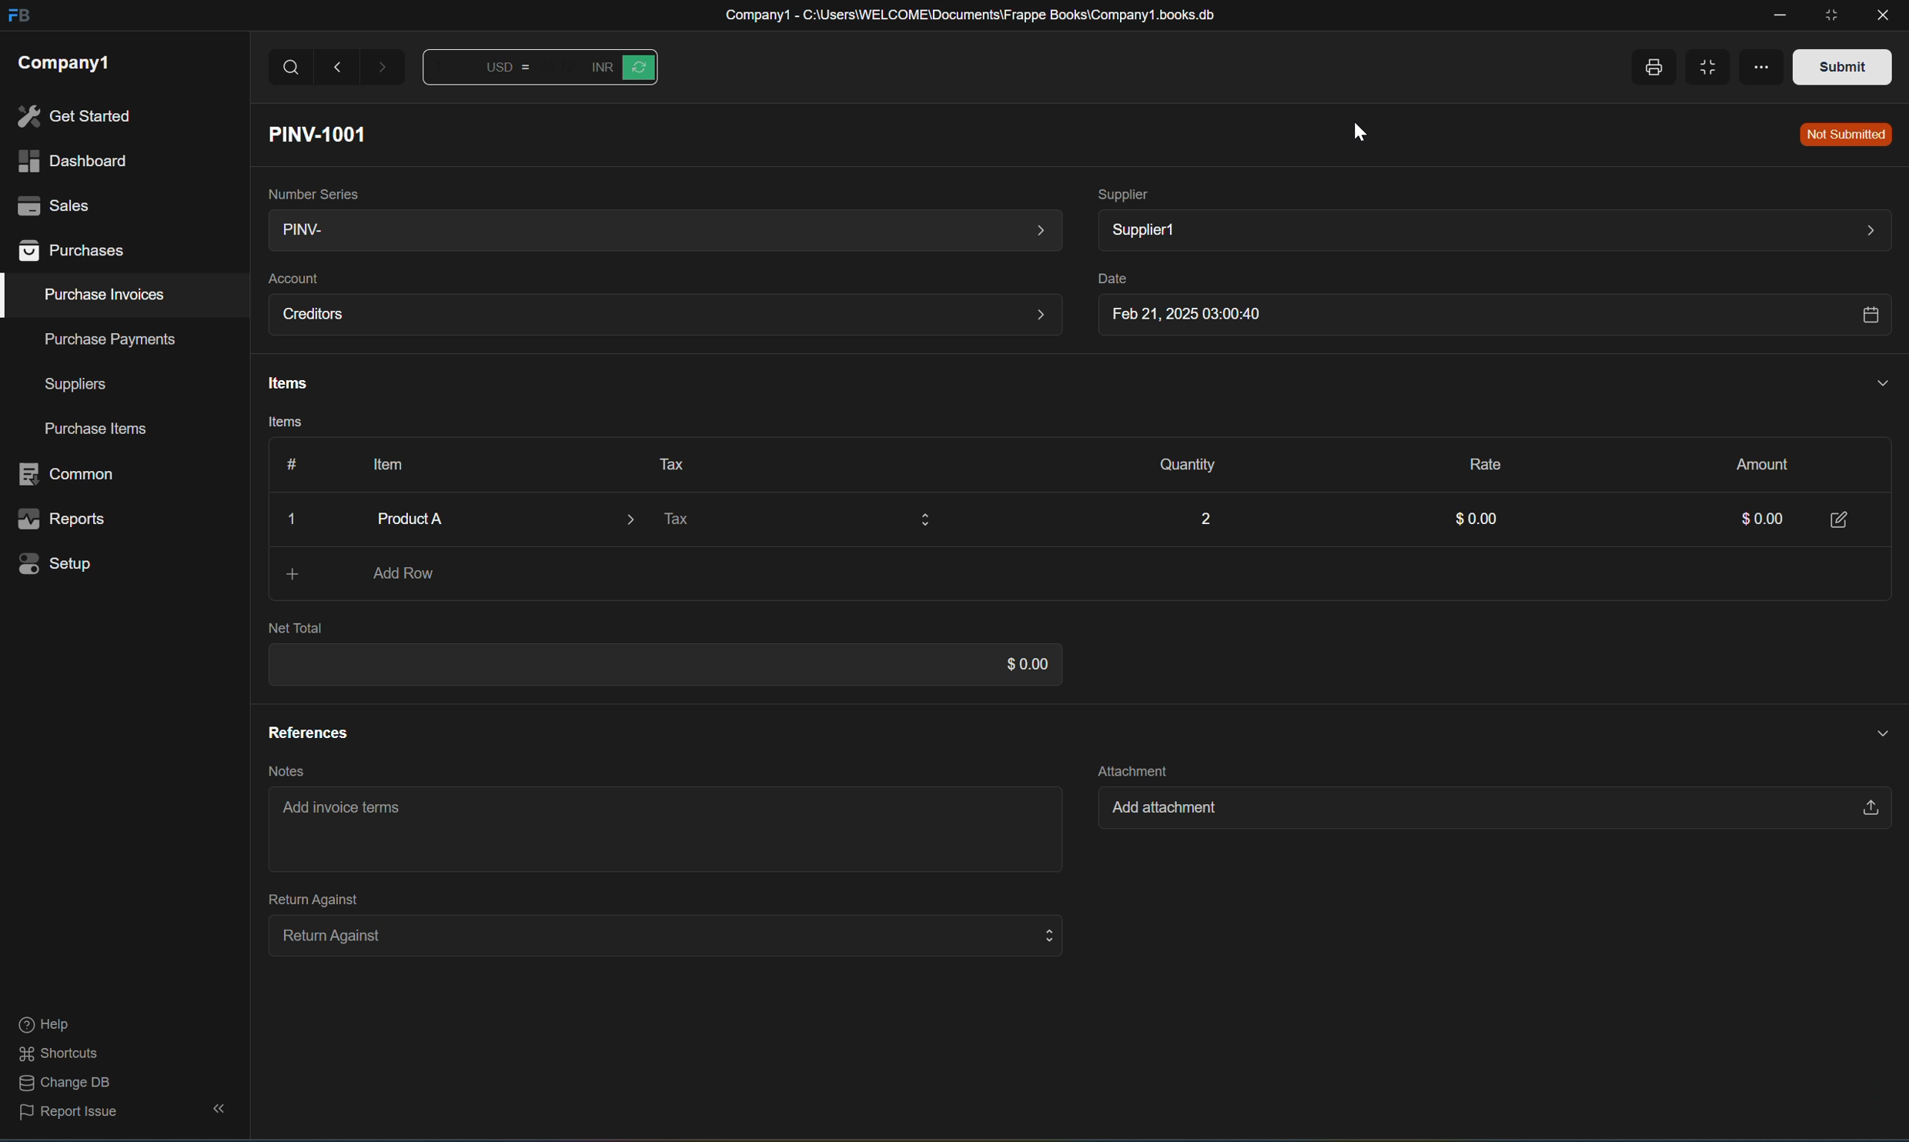 The height and width of the screenshot is (1142, 1909). Describe the element at coordinates (60, 1084) in the screenshot. I see `change DB` at that location.